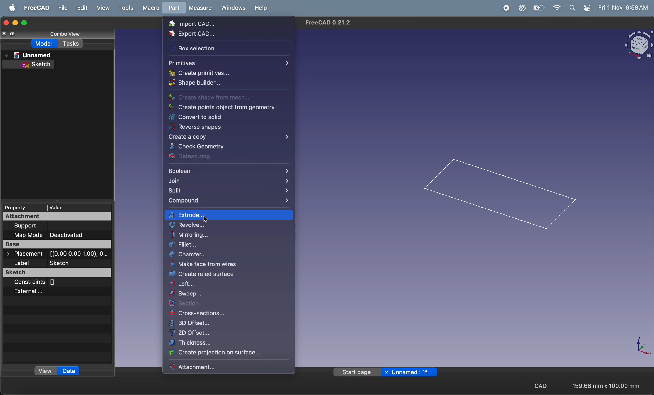 Image resolution: width=654 pixels, height=395 pixels. I want to click on help, so click(261, 9).